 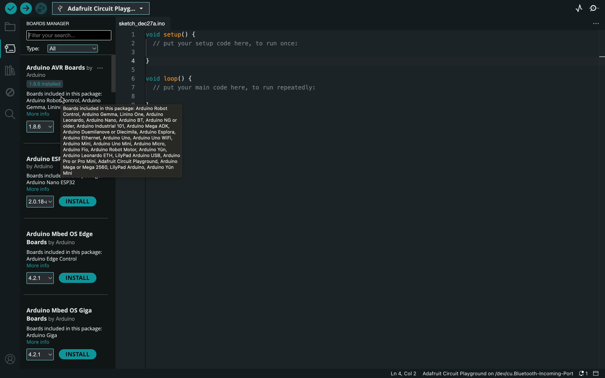 I want to click on board manager, so click(x=53, y=24).